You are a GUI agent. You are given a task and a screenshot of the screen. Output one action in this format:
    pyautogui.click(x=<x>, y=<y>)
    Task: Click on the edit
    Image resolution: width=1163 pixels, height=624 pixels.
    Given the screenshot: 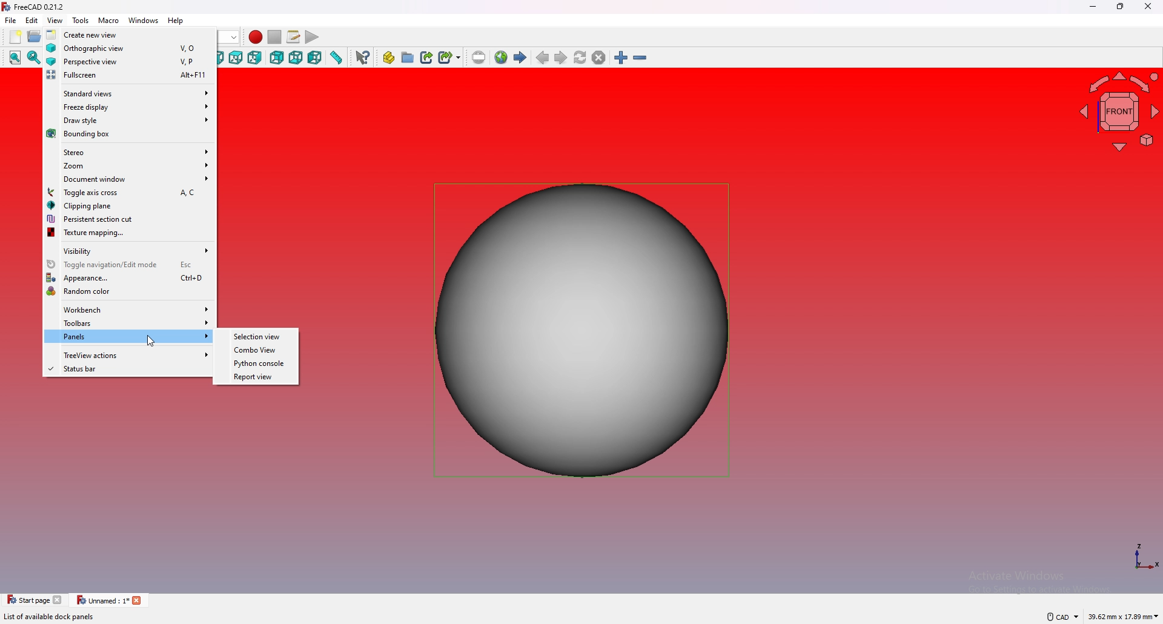 What is the action you would take?
    pyautogui.click(x=33, y=20)
    